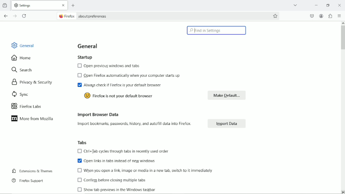 The height and width of the screenshot is (194, 345). Describe the element at coordinates (108, 66) in the screenshot. I see `open previous windows and tabs` at that location.